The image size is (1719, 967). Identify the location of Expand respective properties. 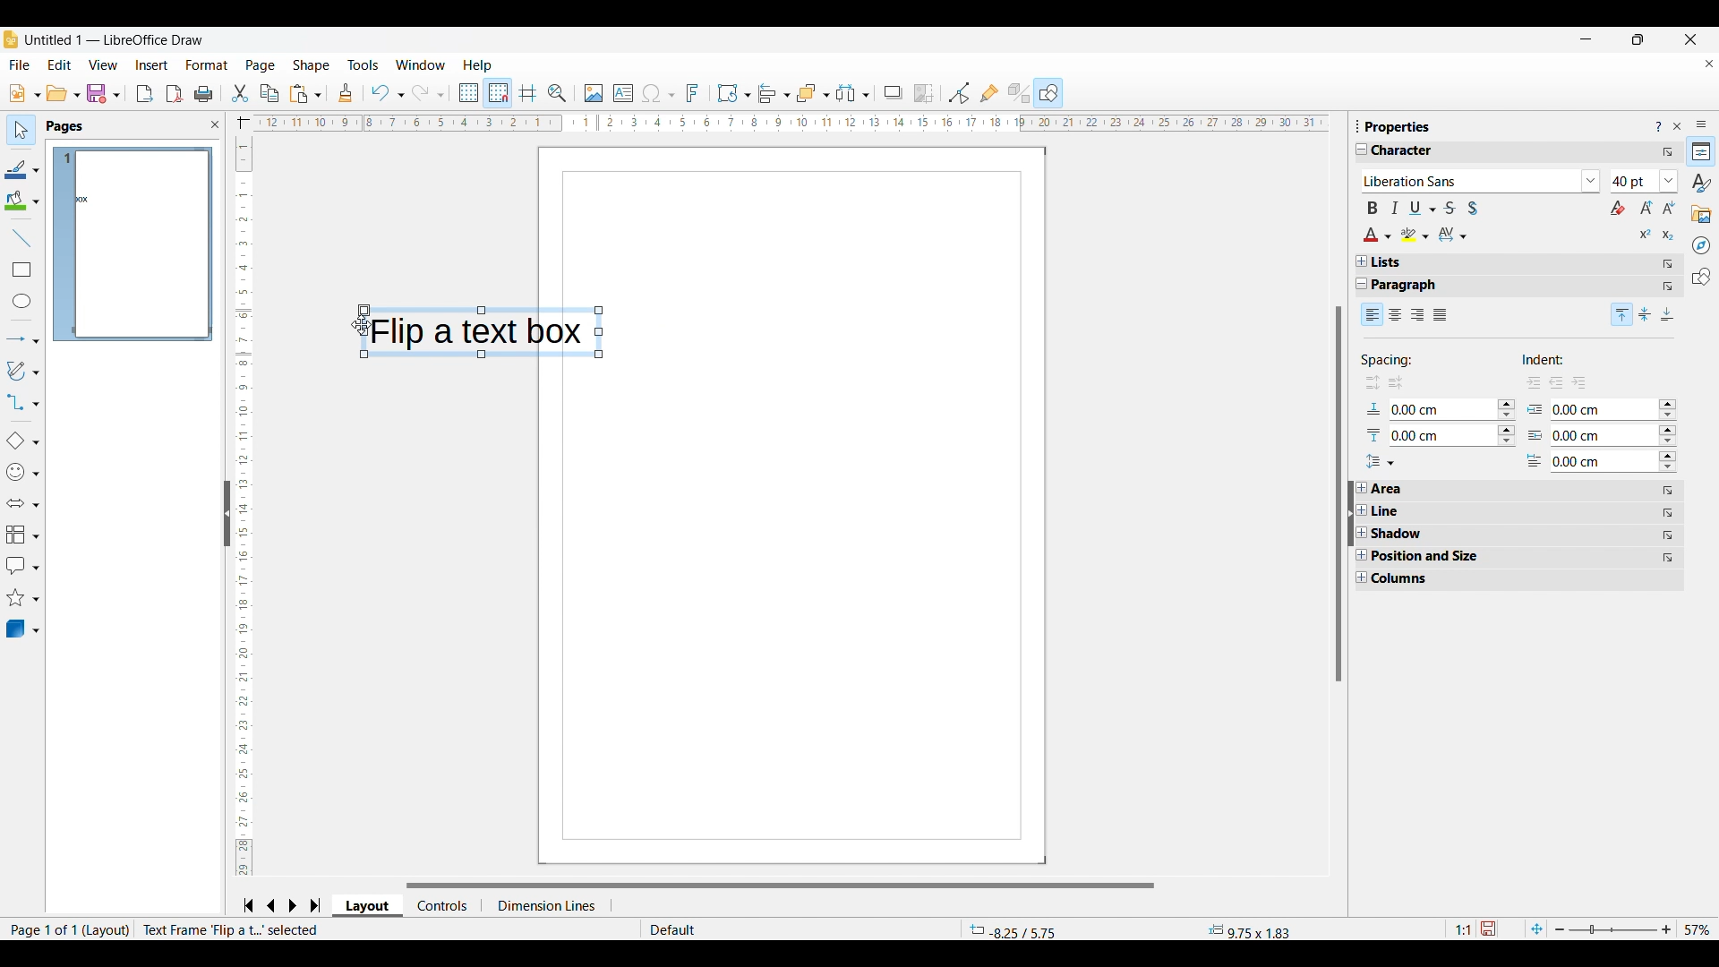
(1362, 533).